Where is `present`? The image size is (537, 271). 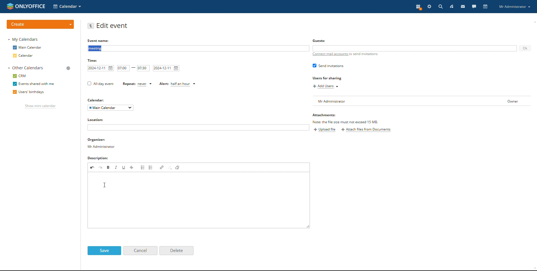
present is located at coordinates (418, 7).